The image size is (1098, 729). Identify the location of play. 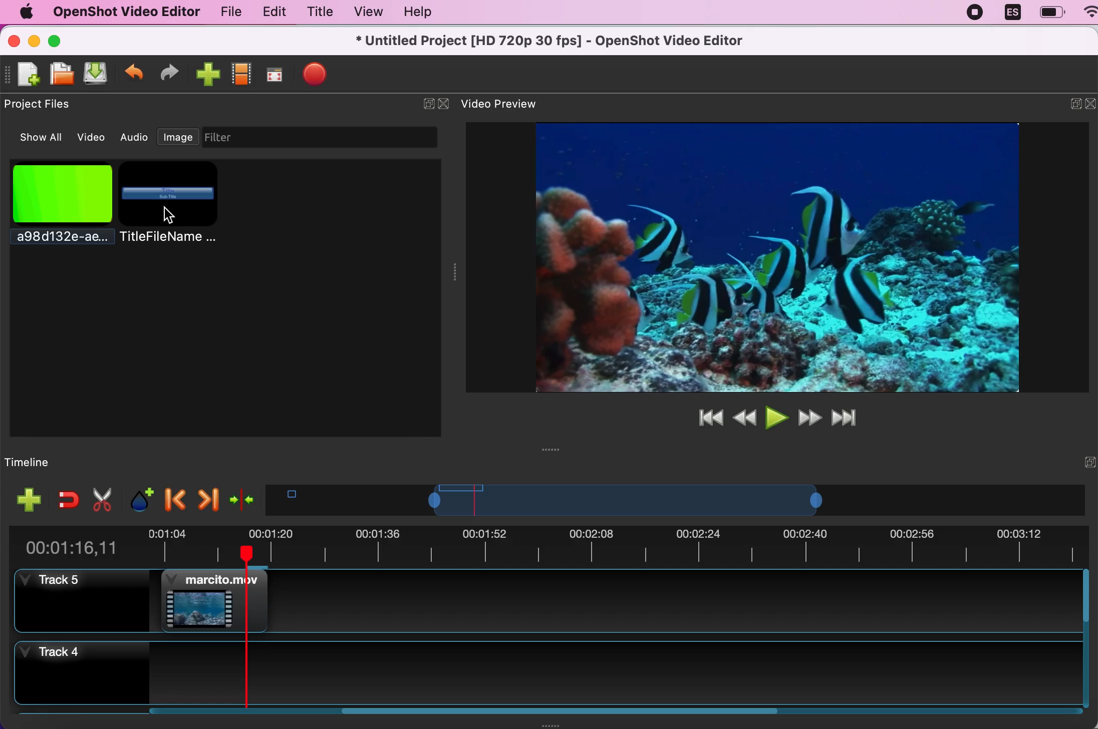
(775, 416).